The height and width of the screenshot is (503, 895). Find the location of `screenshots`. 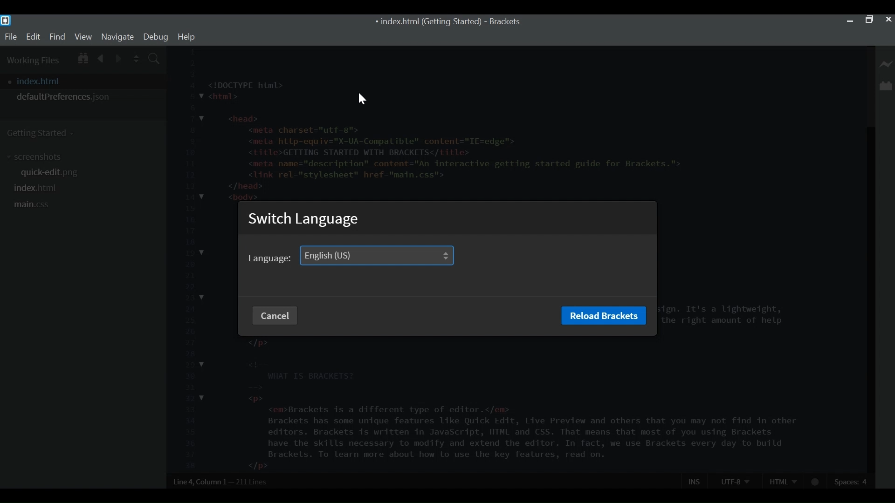

screenshots is located at coordinates (37, 157).